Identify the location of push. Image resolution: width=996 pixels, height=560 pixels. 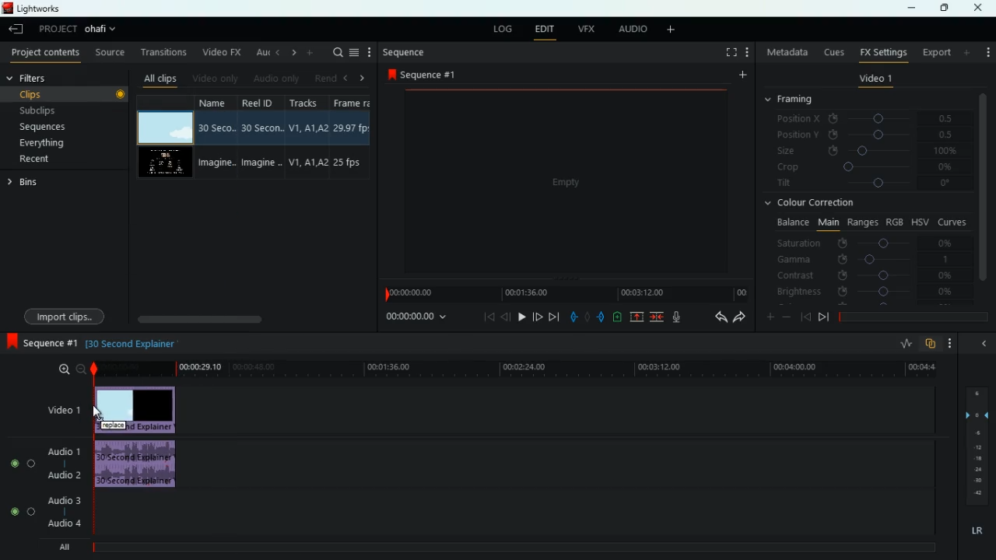
(601, 317).